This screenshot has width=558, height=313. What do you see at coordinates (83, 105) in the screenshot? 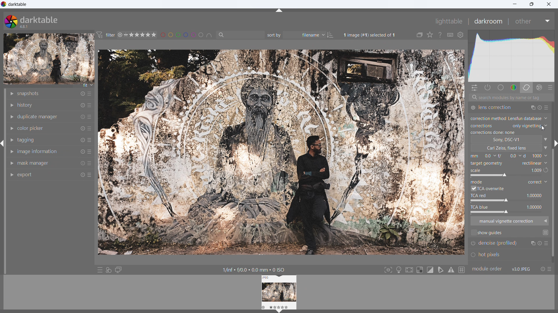
I see `reset` at bounding box center [83, 105].